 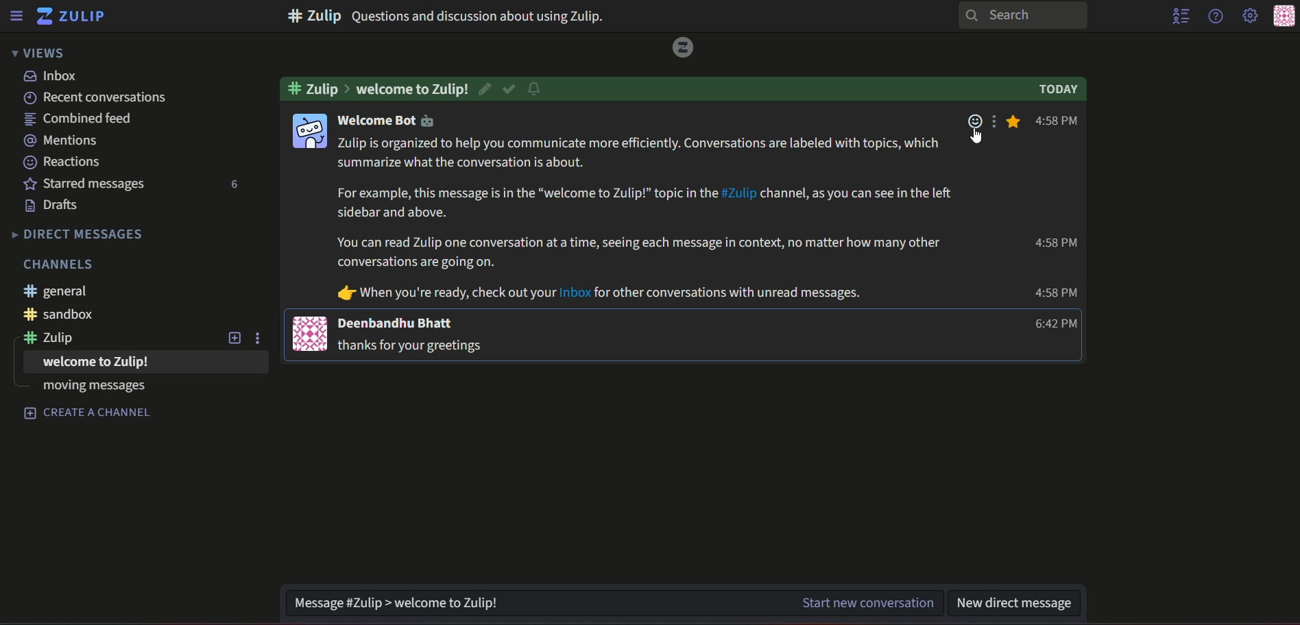 What do you see at coordinates (319, 88) in the screenshot?
I see `#zulip` at bounding box center [319, 88].